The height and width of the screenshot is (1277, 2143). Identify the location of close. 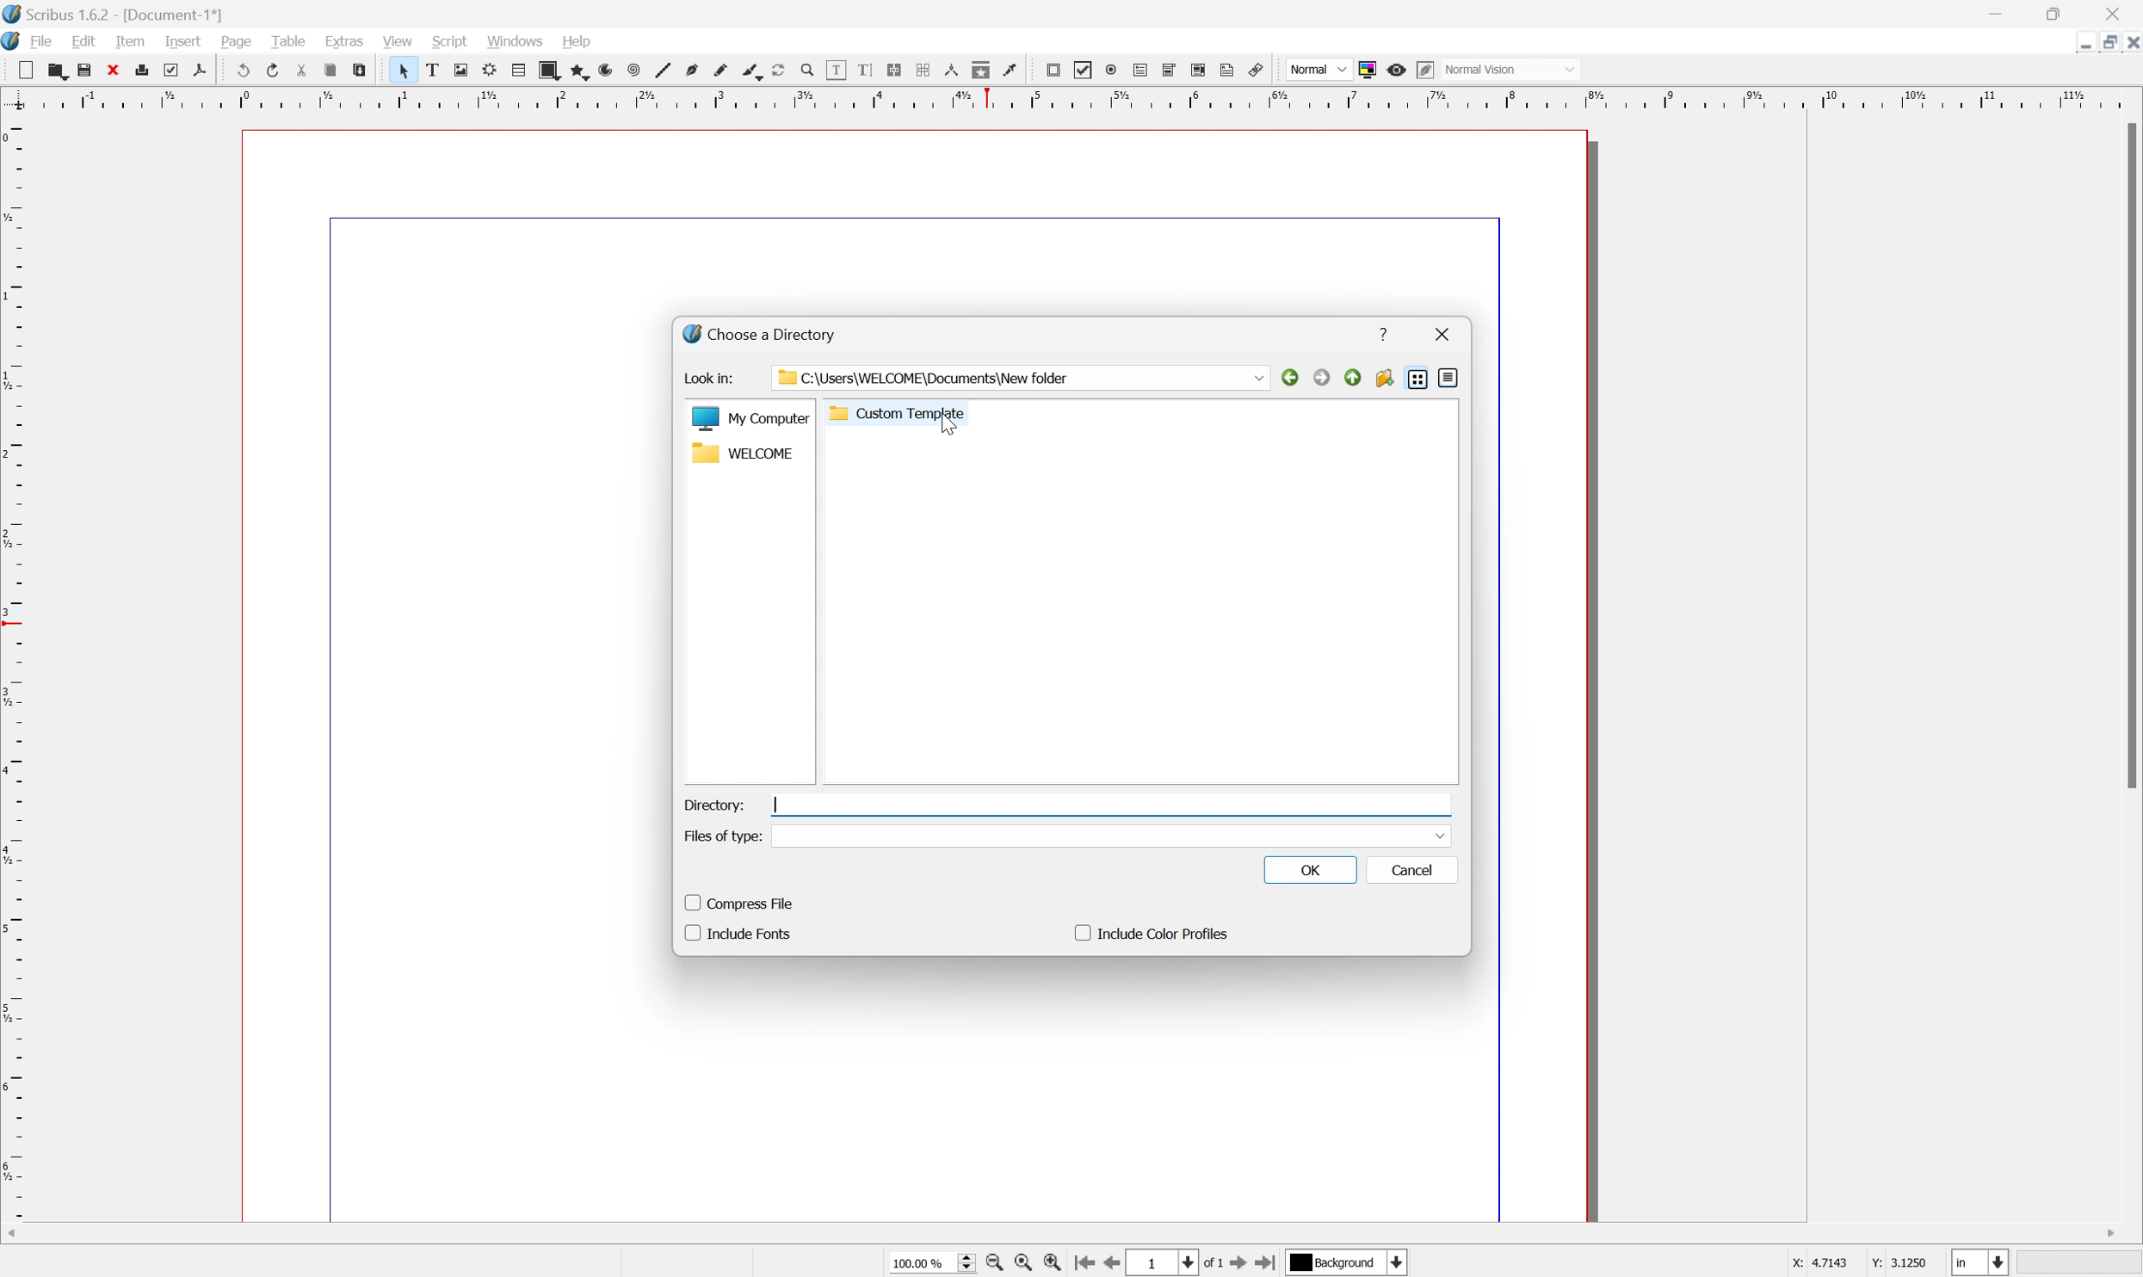
(1445, 335).